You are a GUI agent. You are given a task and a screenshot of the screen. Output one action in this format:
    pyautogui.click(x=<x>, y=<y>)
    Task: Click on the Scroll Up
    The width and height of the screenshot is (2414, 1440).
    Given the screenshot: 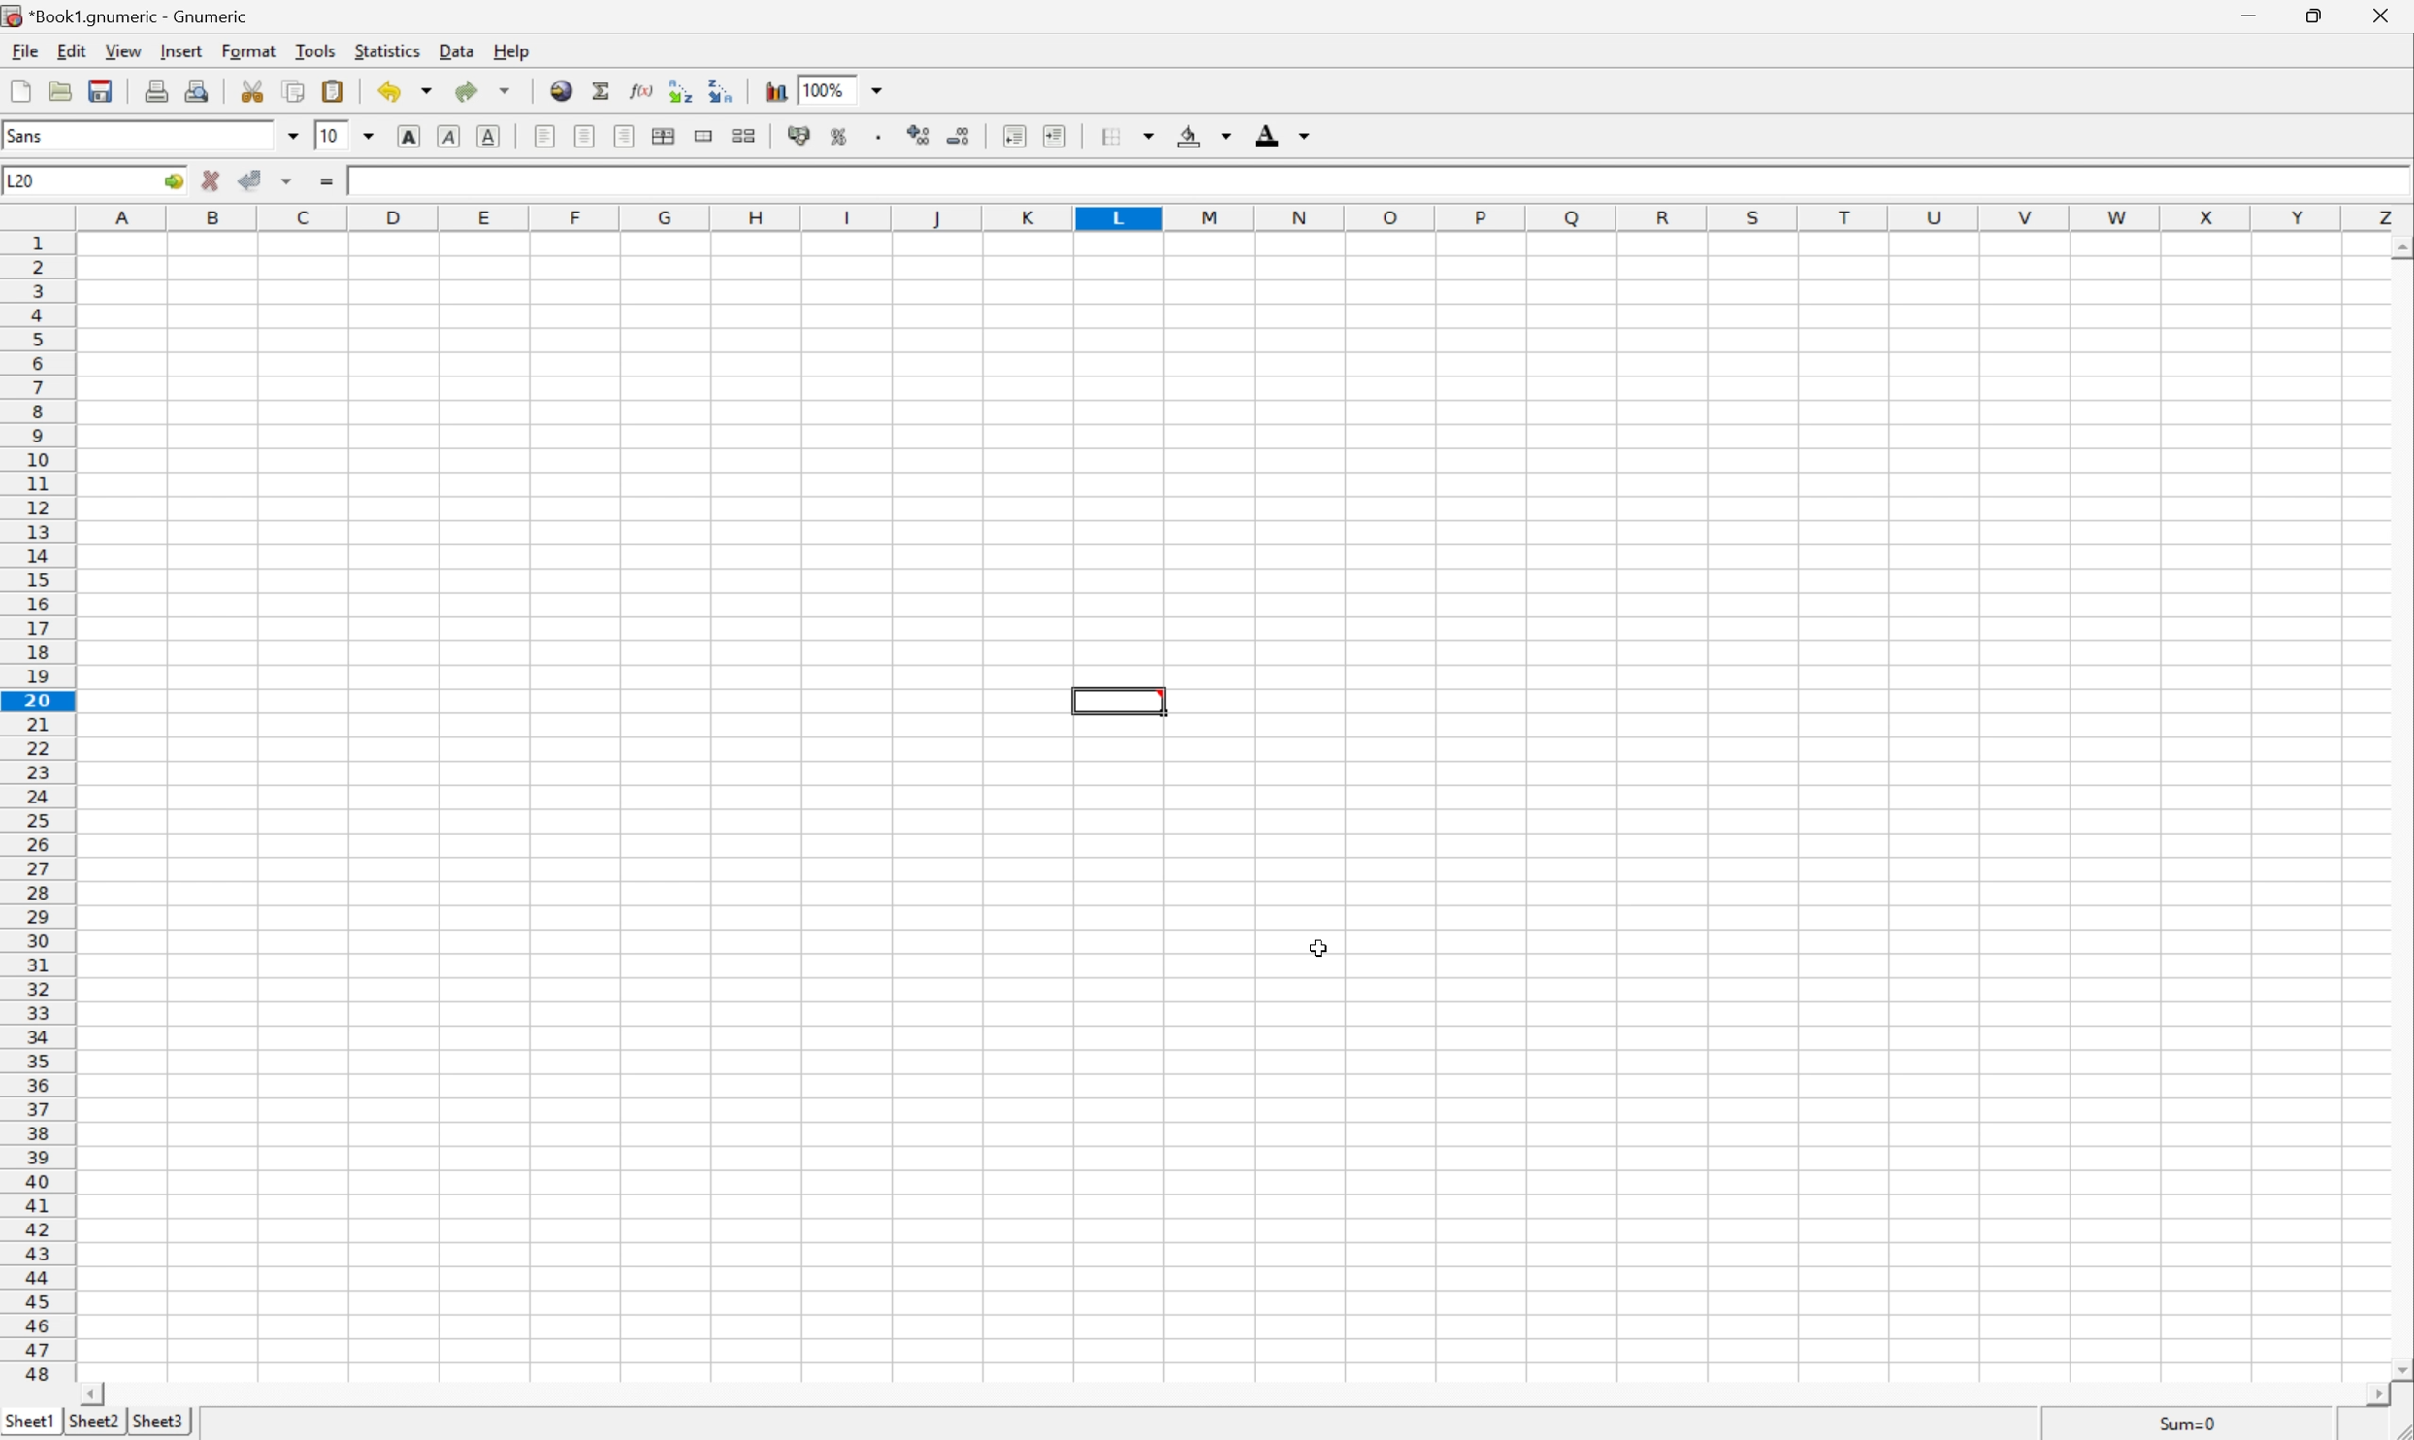 What is the action you would take?
    pyautogui.click(x=2398, y=246)
    